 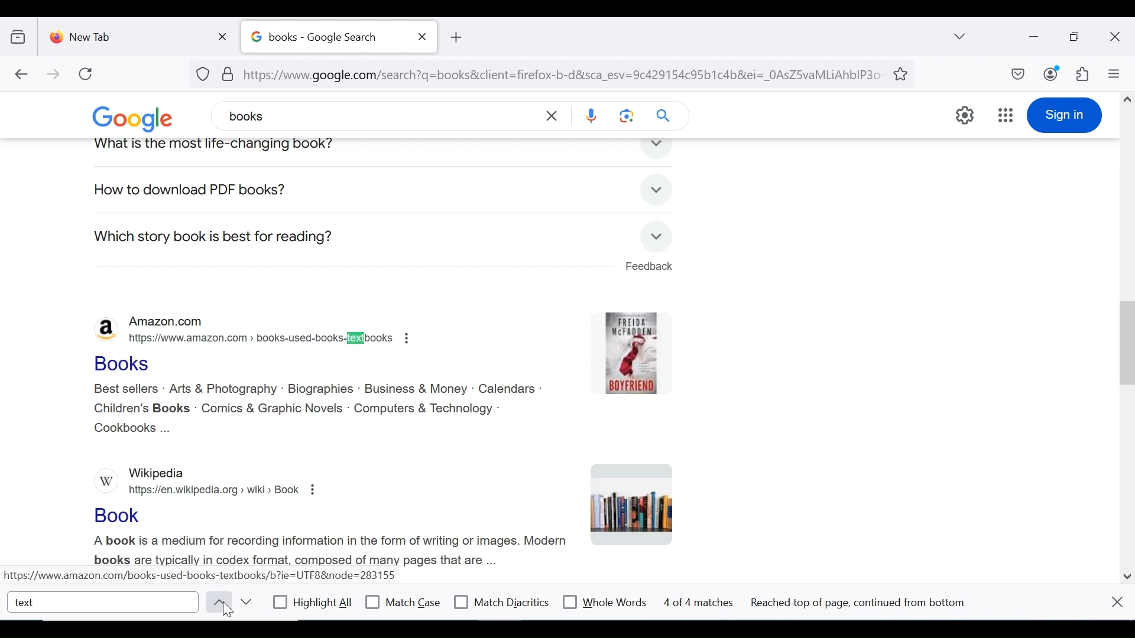 What do you see at coordinates (474, 190) in the screenshot?
I see `more` at bounding box center [474, 190].